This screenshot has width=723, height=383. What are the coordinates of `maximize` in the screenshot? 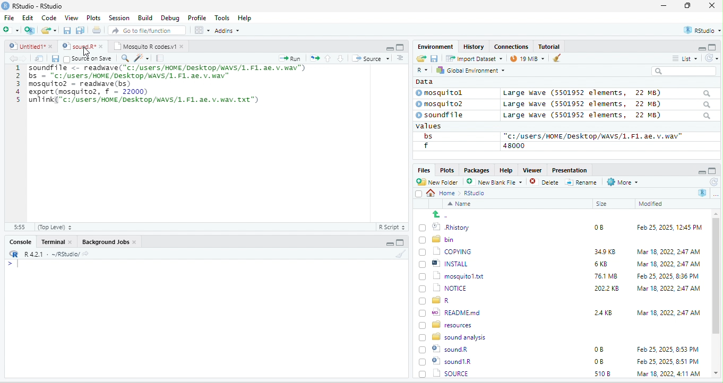 It's located at (690, 6).